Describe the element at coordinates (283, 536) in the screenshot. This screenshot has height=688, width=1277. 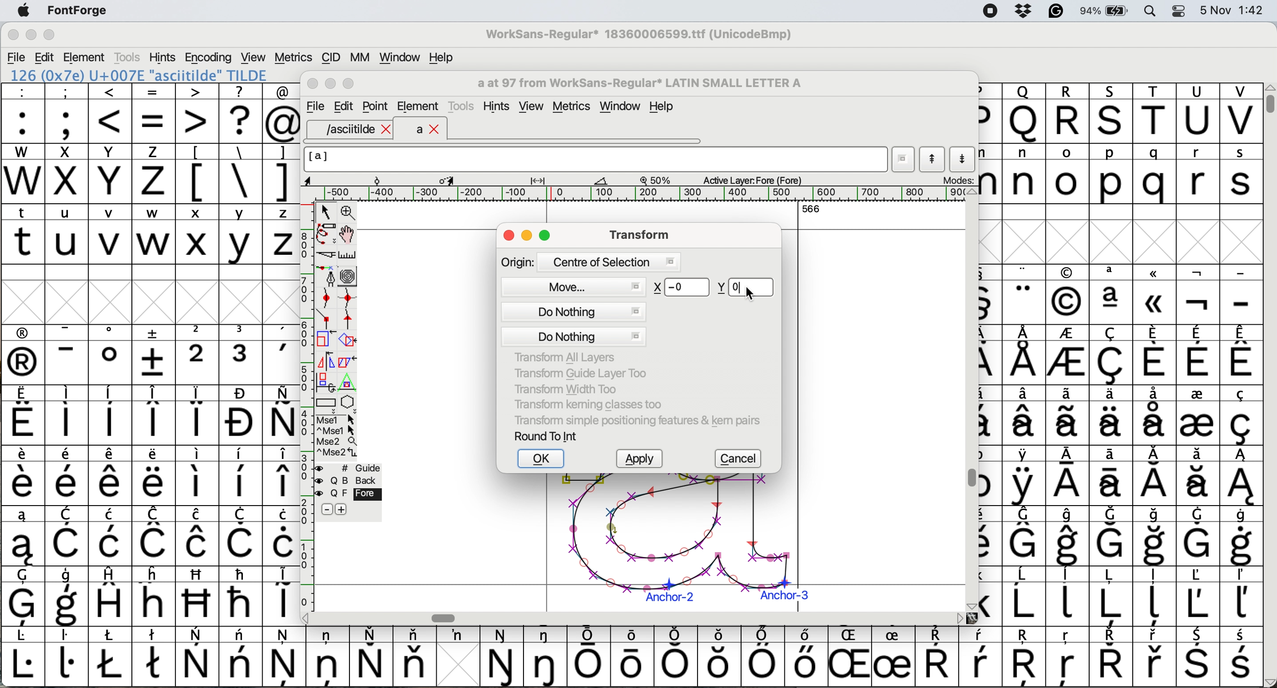
I see `symbol` at that location.